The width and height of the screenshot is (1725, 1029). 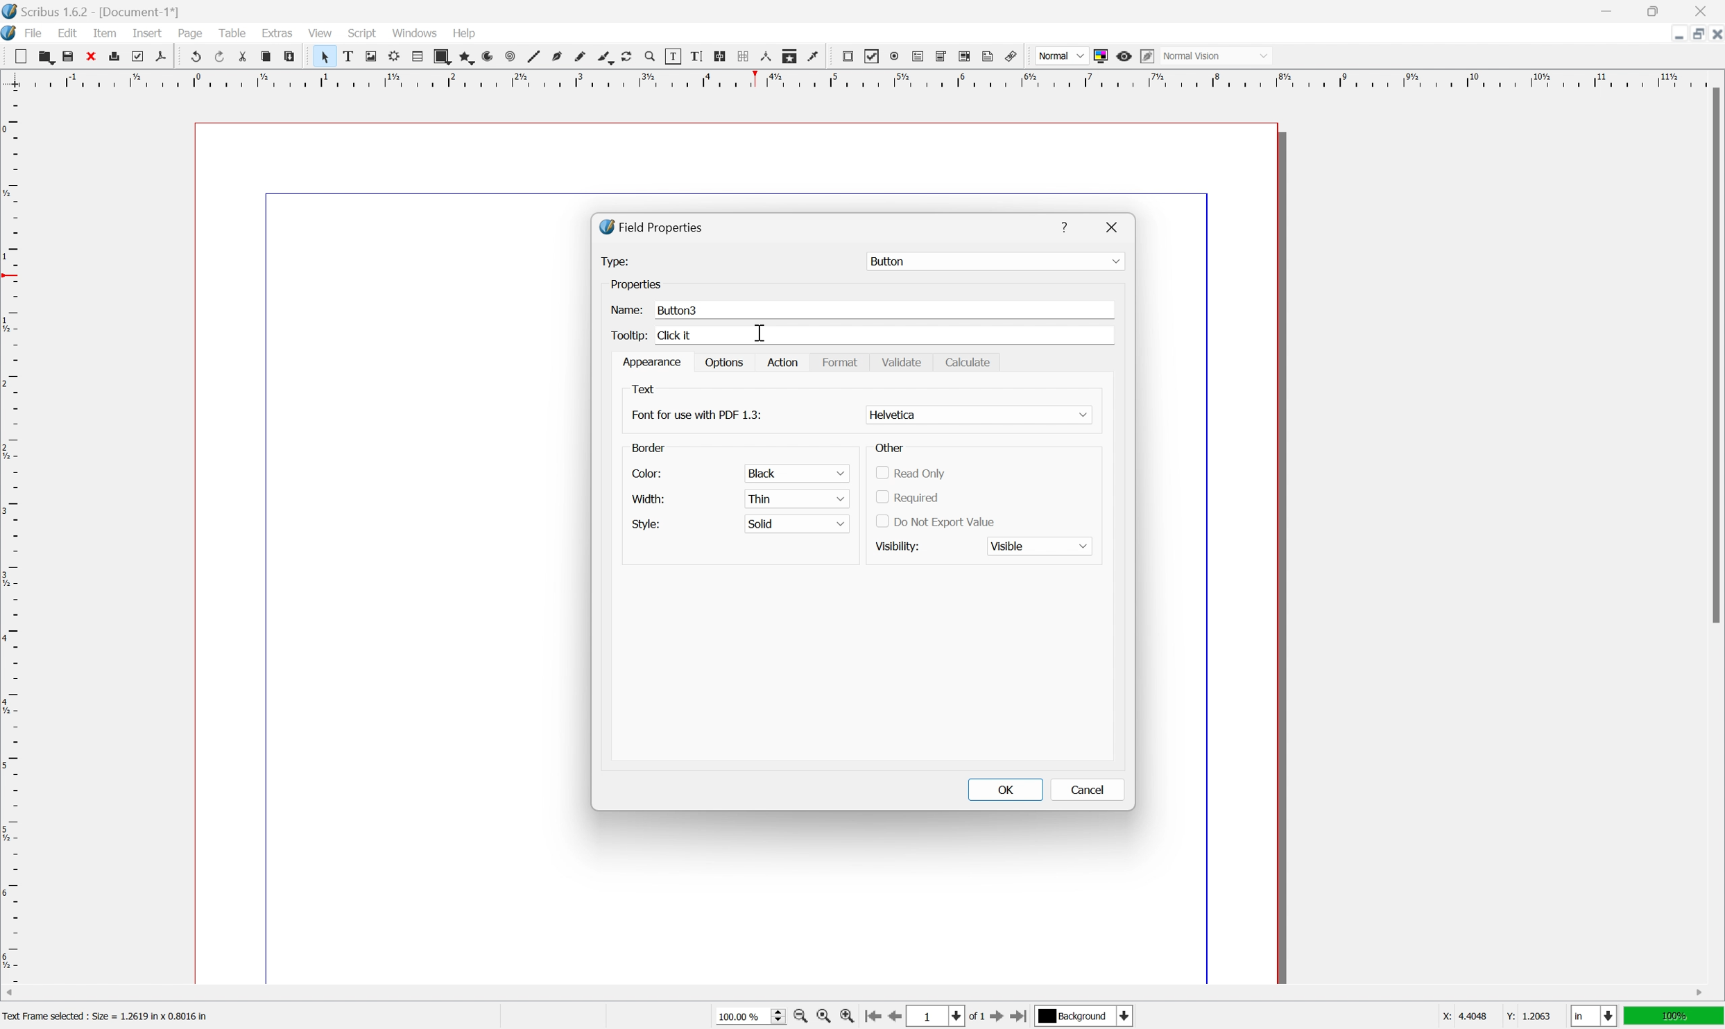 I want to click on close, so click(x=1714, y=34).